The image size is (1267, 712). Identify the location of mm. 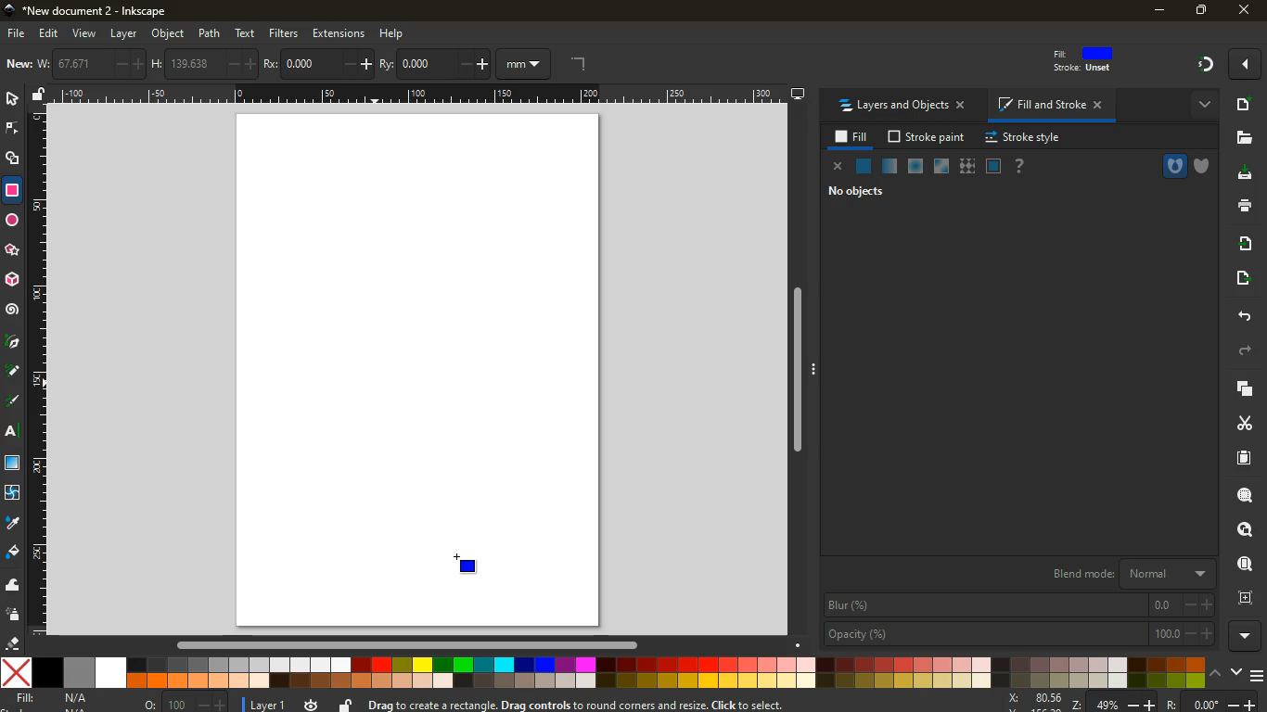
(528, 63).